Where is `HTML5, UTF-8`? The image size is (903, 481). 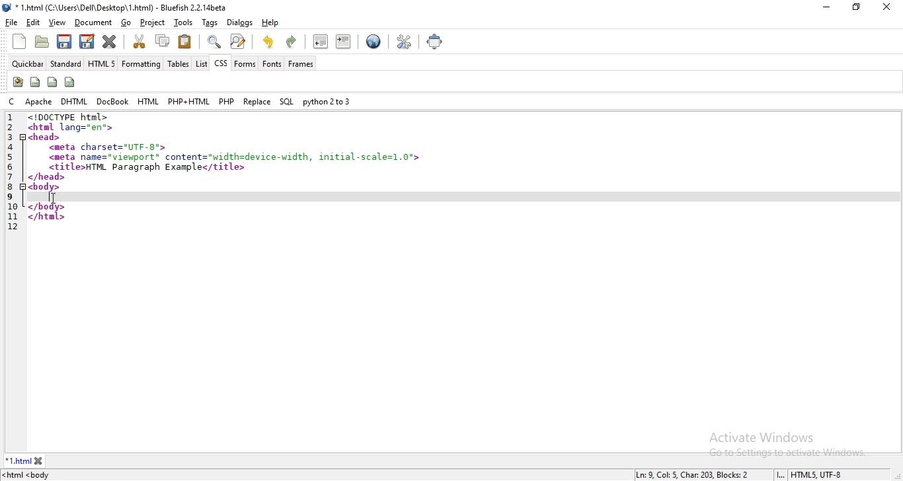
HTML5, UTF-8 is located at coordinates (818, 475).